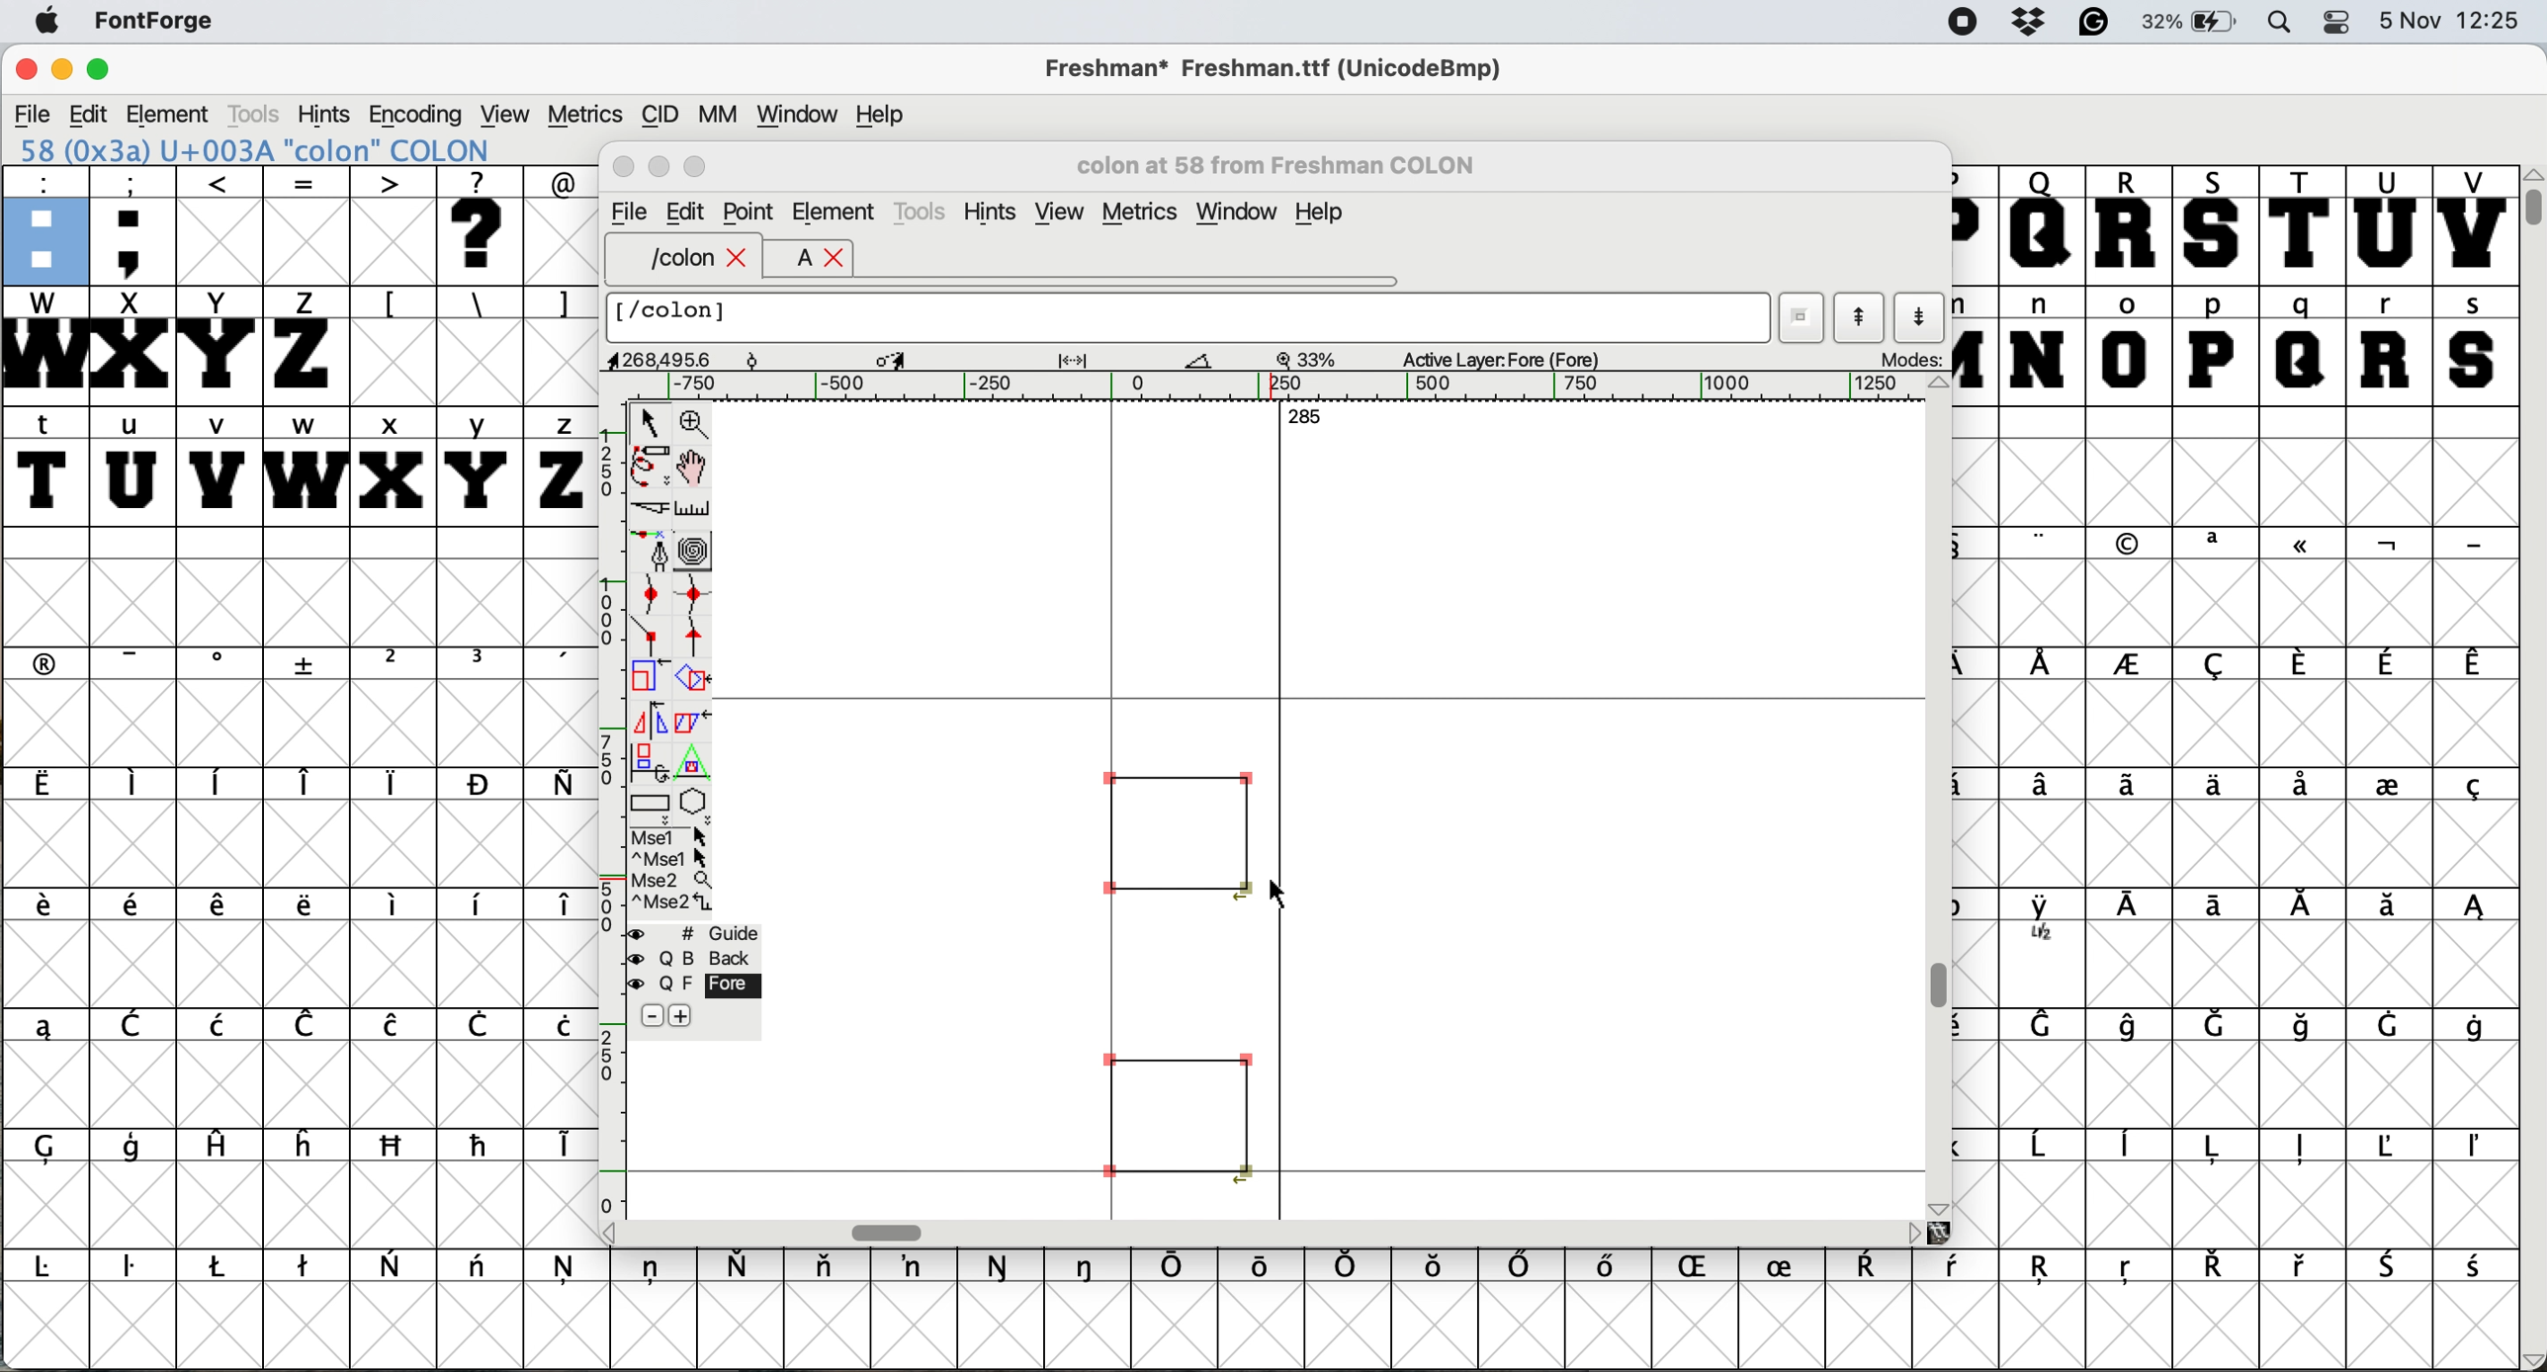 The image size is (2547, 1372). What do you see at coordinates (88, 114) in the screenshot?
I see `edit` at bounding box center [88, 114].